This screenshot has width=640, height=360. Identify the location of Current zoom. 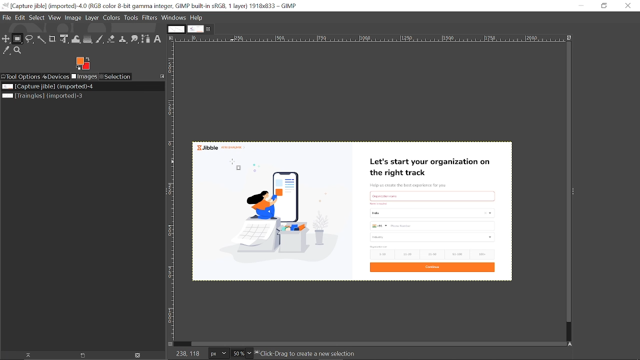
(238, 353).